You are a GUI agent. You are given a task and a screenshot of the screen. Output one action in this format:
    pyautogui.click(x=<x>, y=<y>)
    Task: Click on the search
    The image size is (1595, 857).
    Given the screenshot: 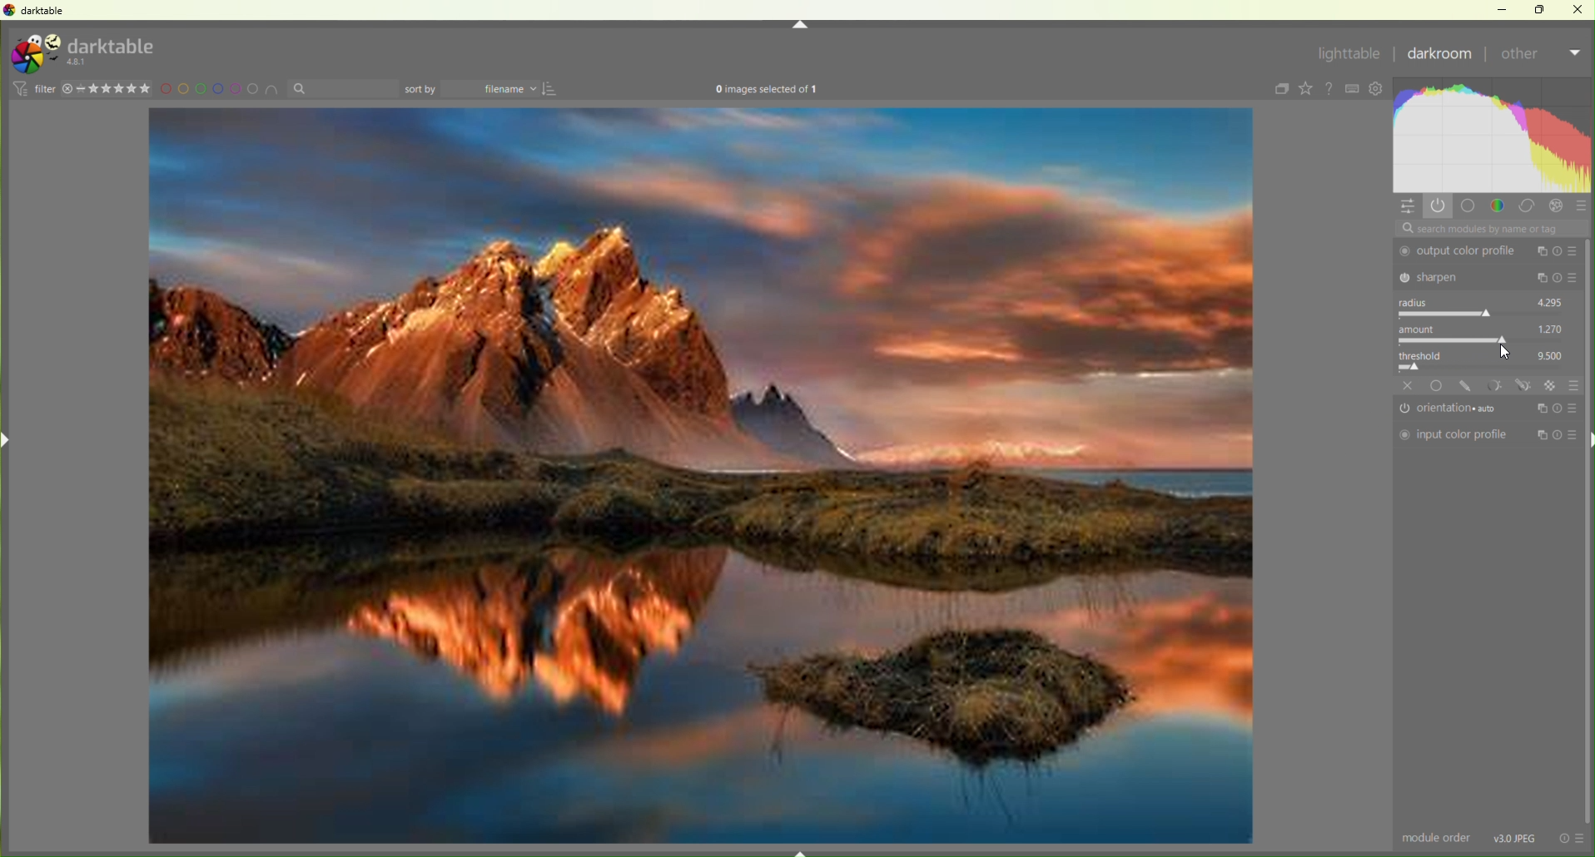 What is the action you would take?
    pyautogui.click(x=1490, y=229)
    